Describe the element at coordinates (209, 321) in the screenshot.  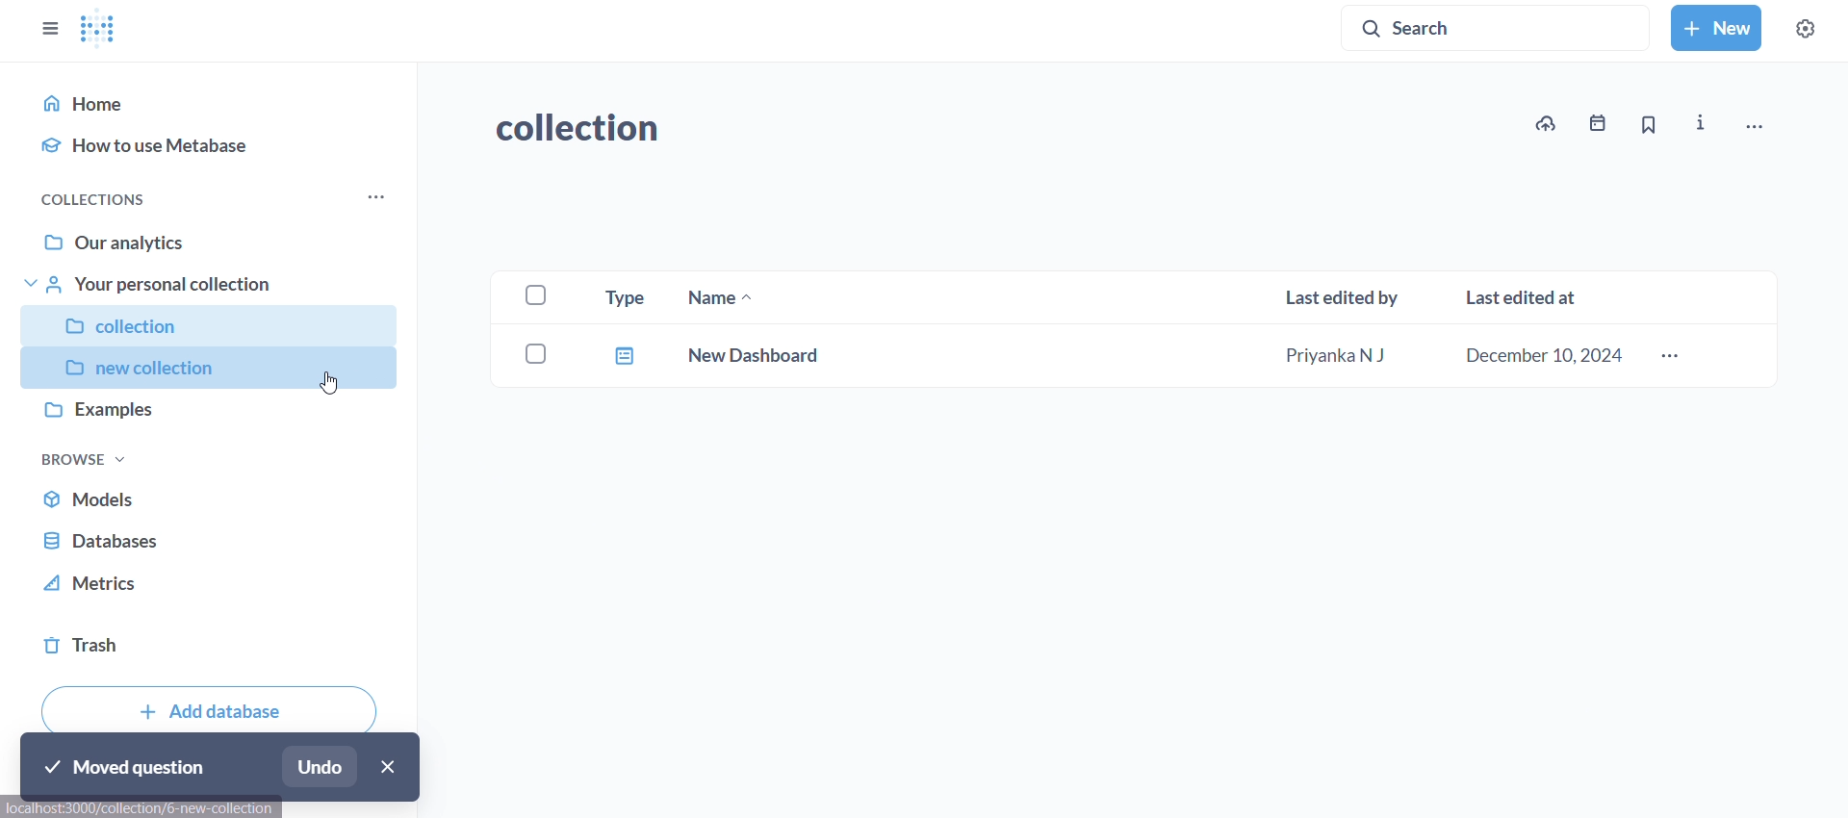
I see `collection` at that location.